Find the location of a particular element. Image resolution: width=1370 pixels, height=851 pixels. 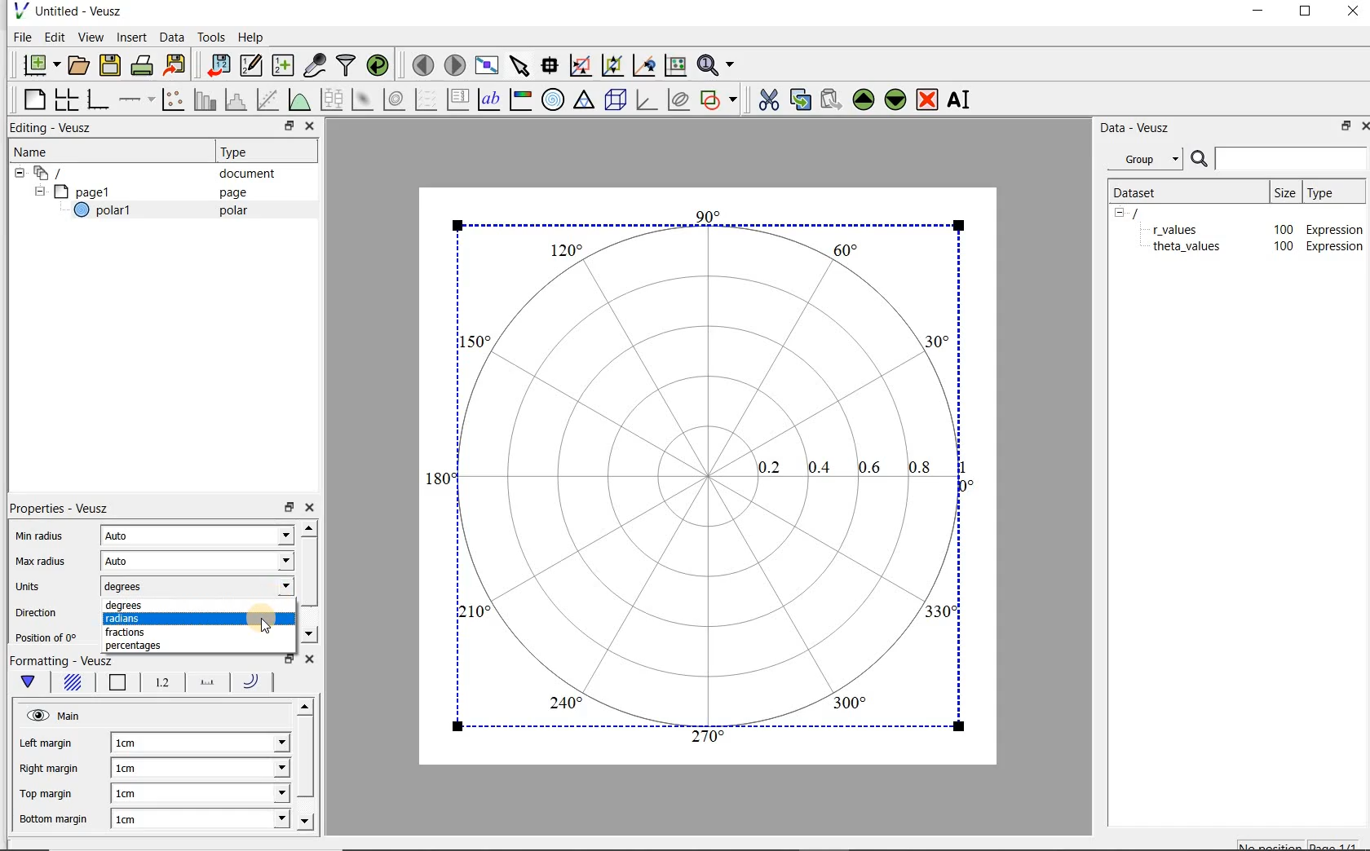

cut the selected widget is located at coordinates (766, 98).